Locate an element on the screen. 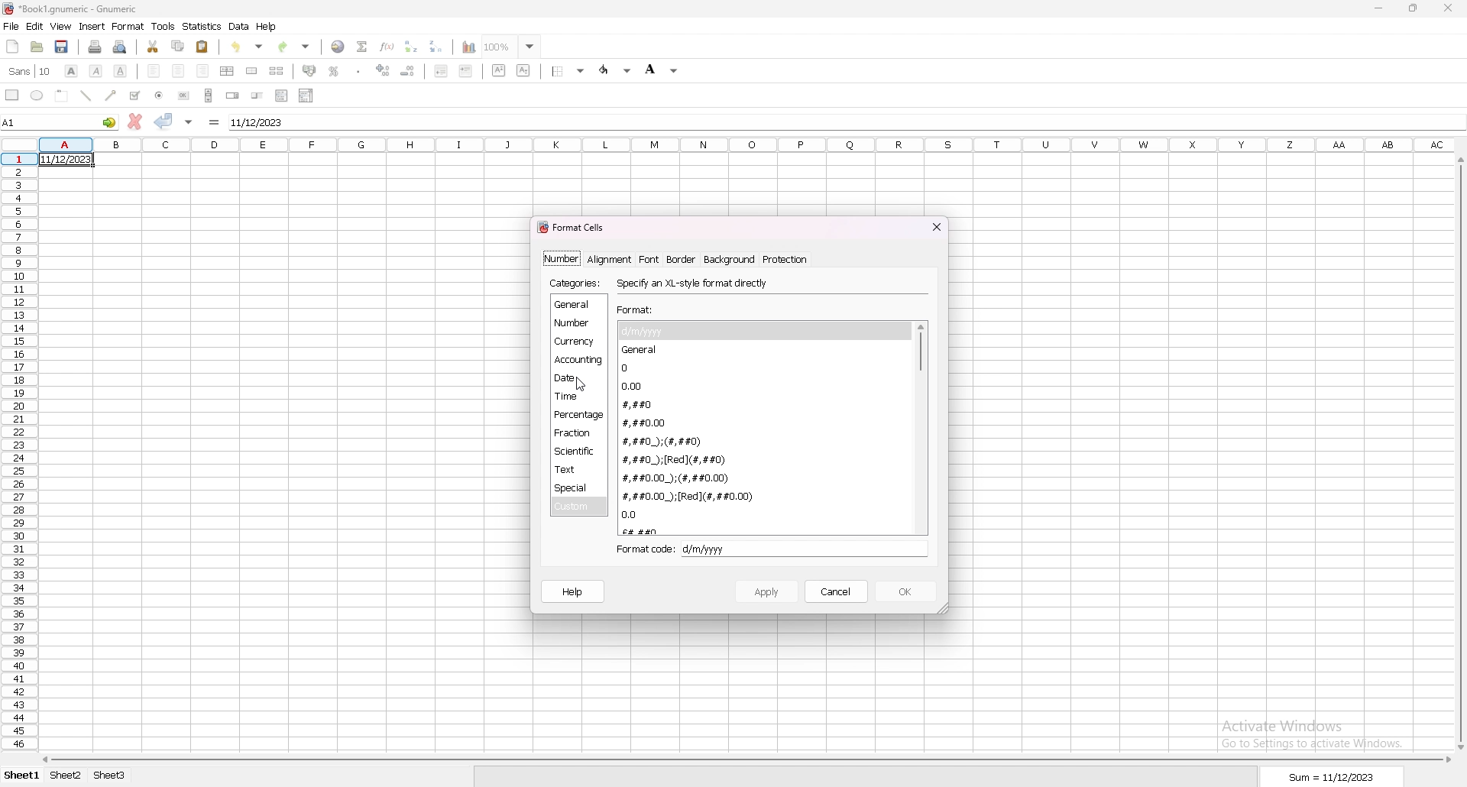  currency is located at coordinates (577, 342).